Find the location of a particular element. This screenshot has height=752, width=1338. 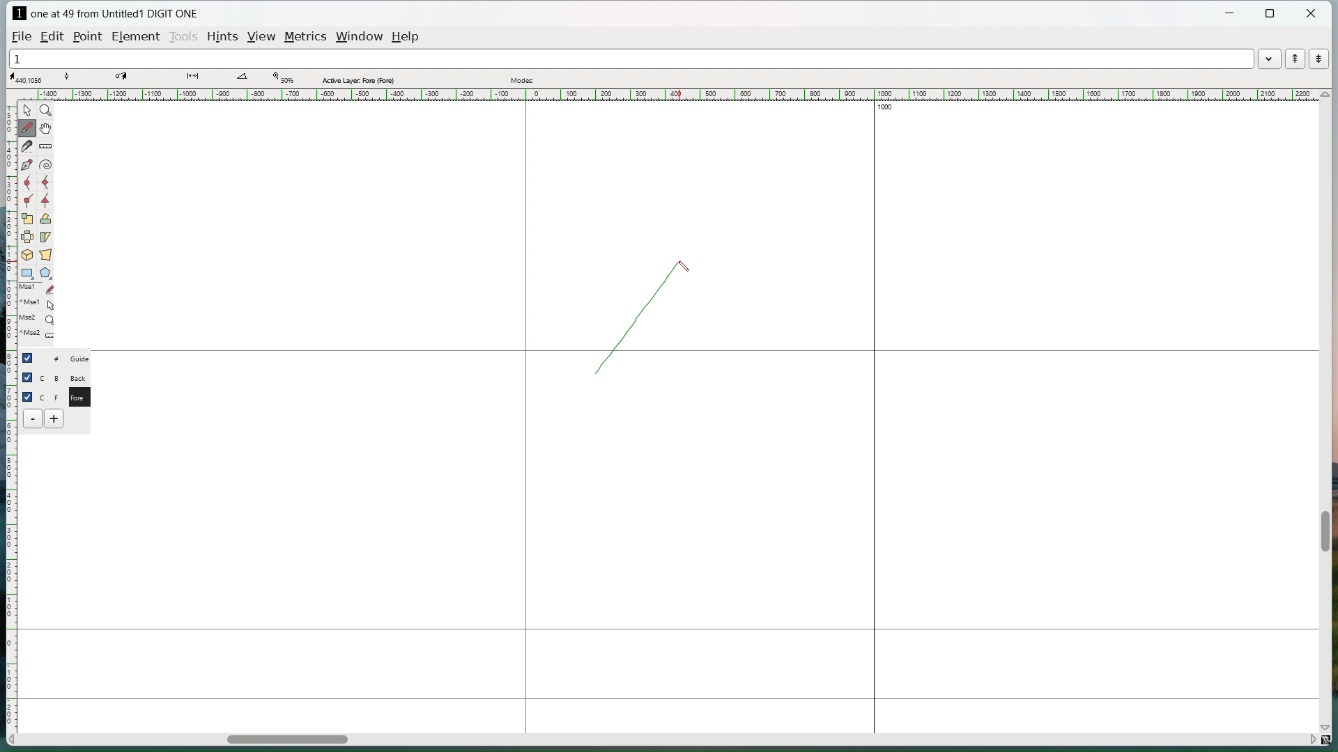

add a tangent point is located at coordinates (45, 201).